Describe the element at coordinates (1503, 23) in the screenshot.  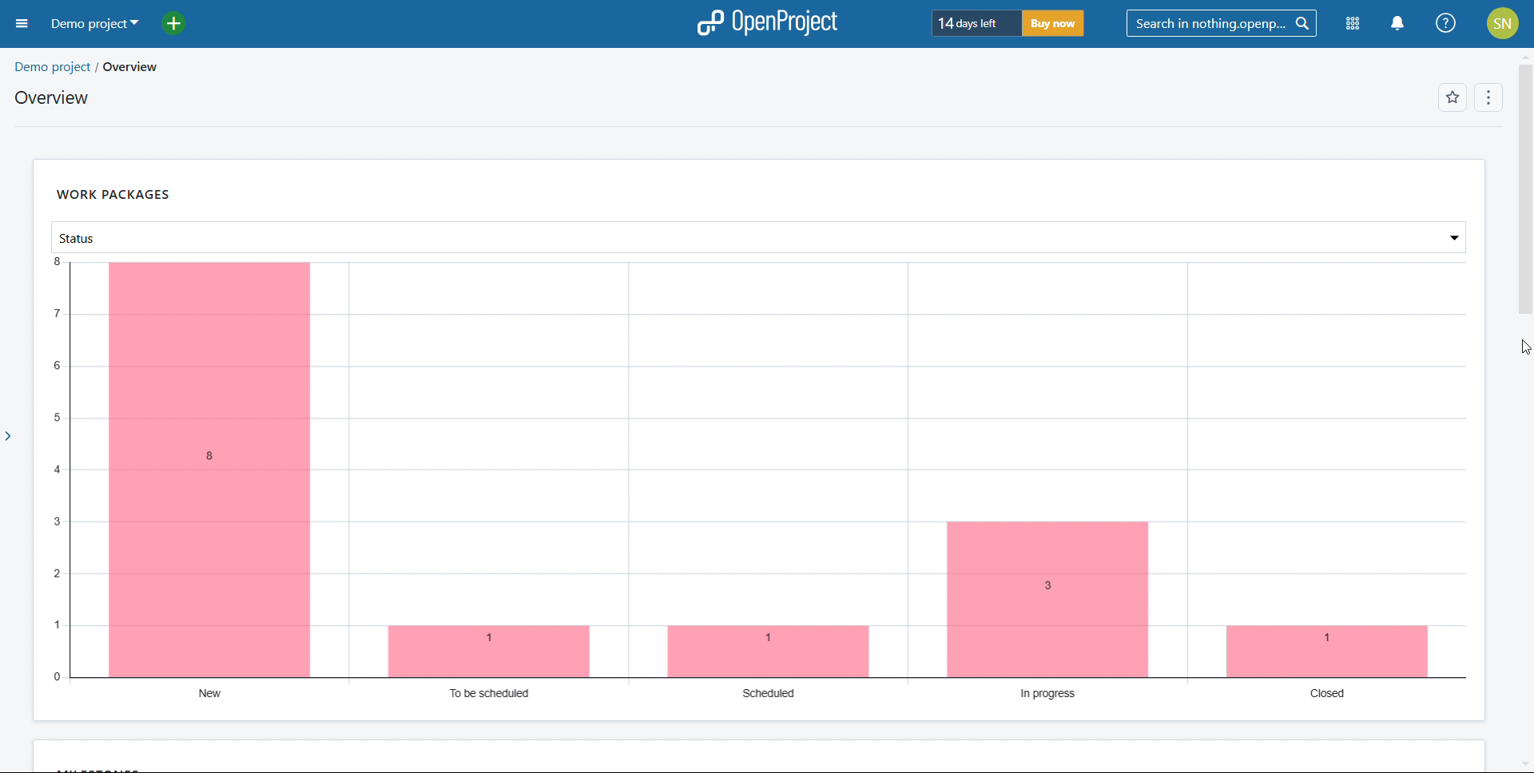
I see `account` at that location.